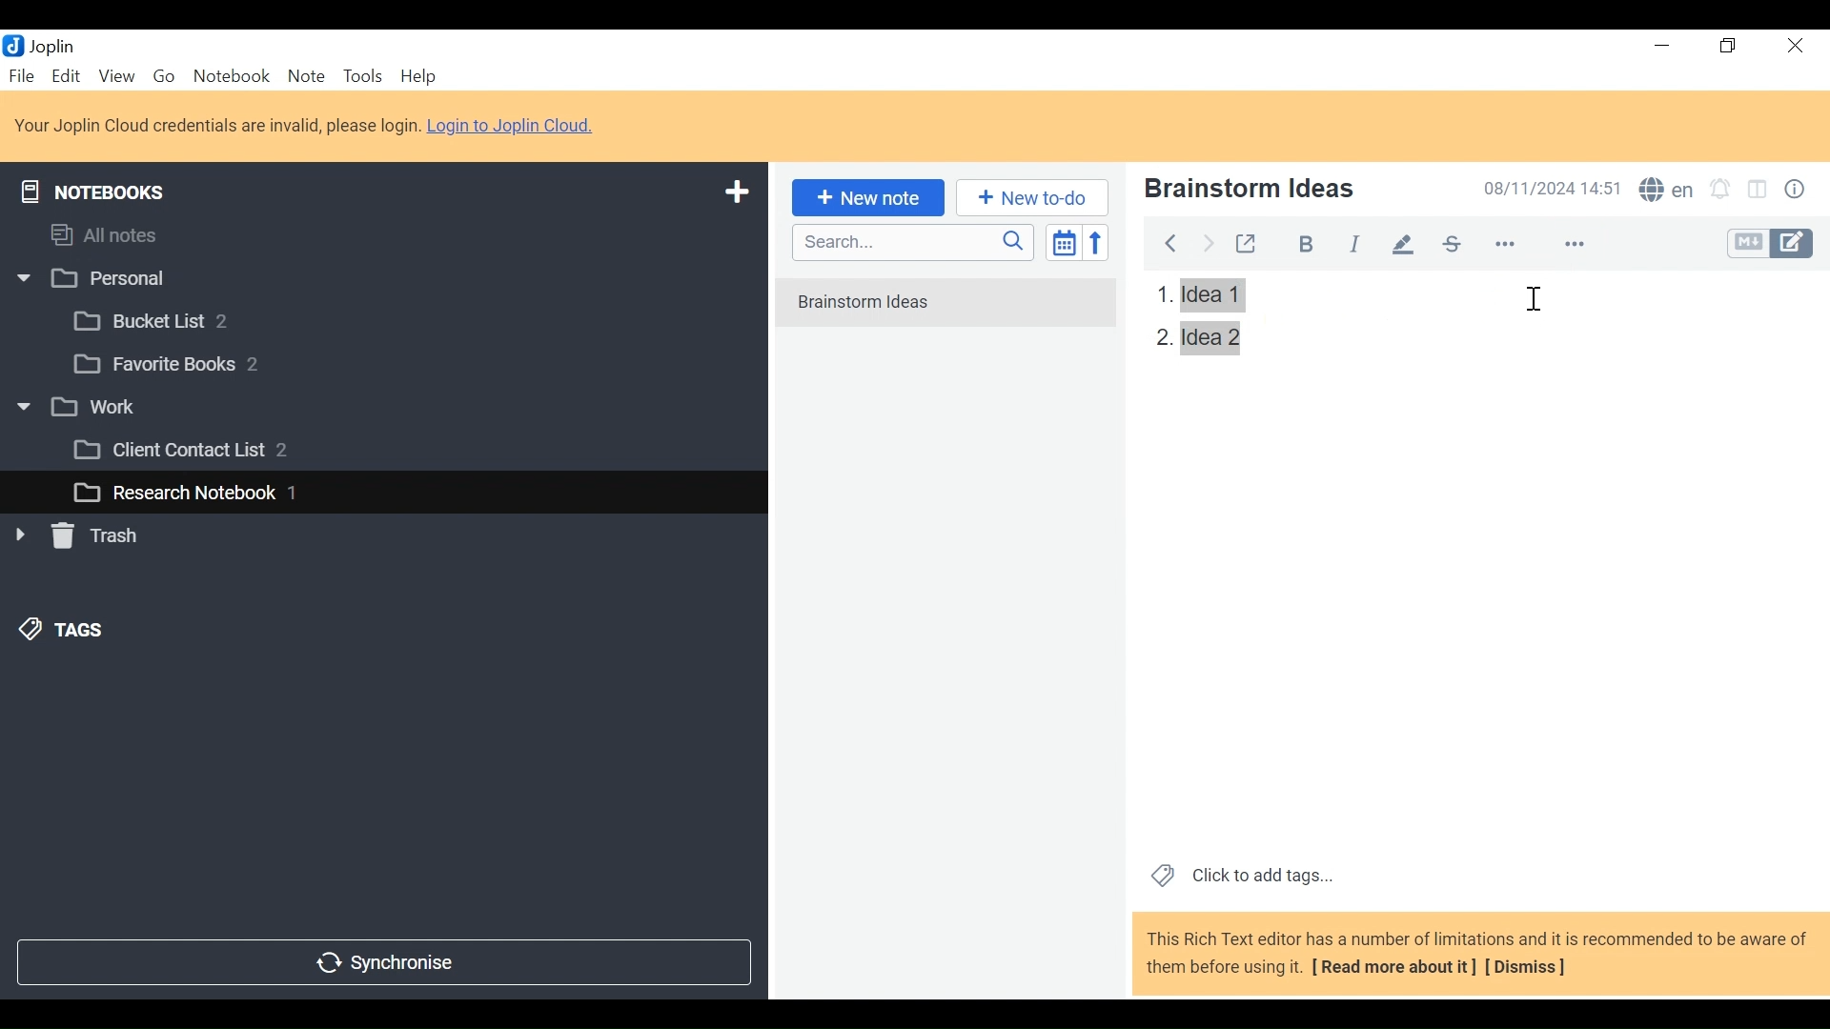  What do you see at coordinates (945, 304) in the screenshot?
I see `No notes in here. Create one by clicking
on "New note".` at bounding box center [945, 304].